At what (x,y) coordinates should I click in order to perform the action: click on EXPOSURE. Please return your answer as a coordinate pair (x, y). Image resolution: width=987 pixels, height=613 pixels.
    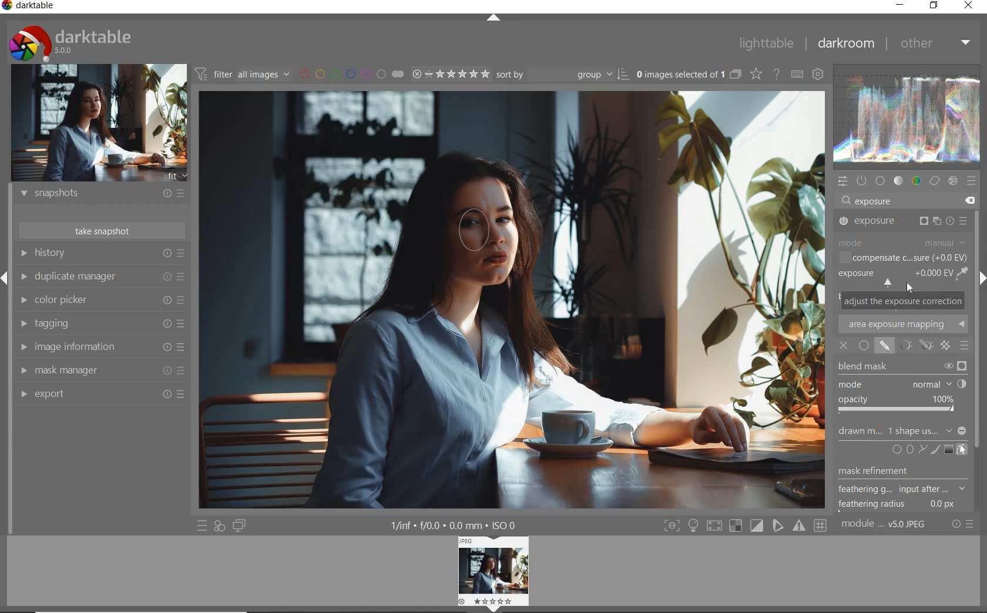
    Looking at the image, I should click on (902, 222).